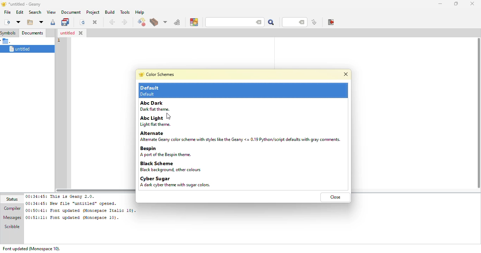  I want to click on run, so click(177, 22).